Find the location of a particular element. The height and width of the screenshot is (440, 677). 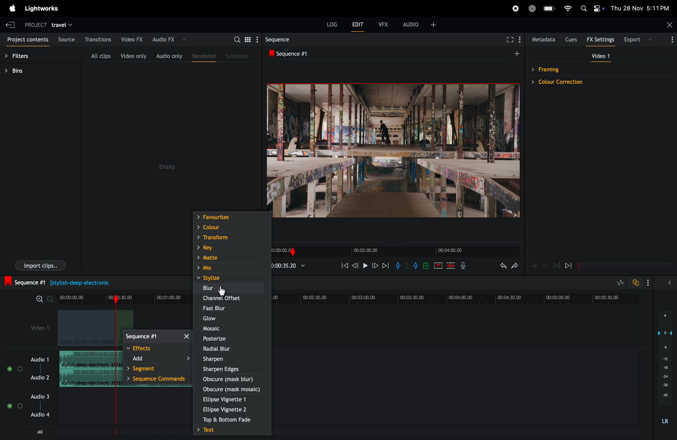

sequence is located at coordinates (157, 336).